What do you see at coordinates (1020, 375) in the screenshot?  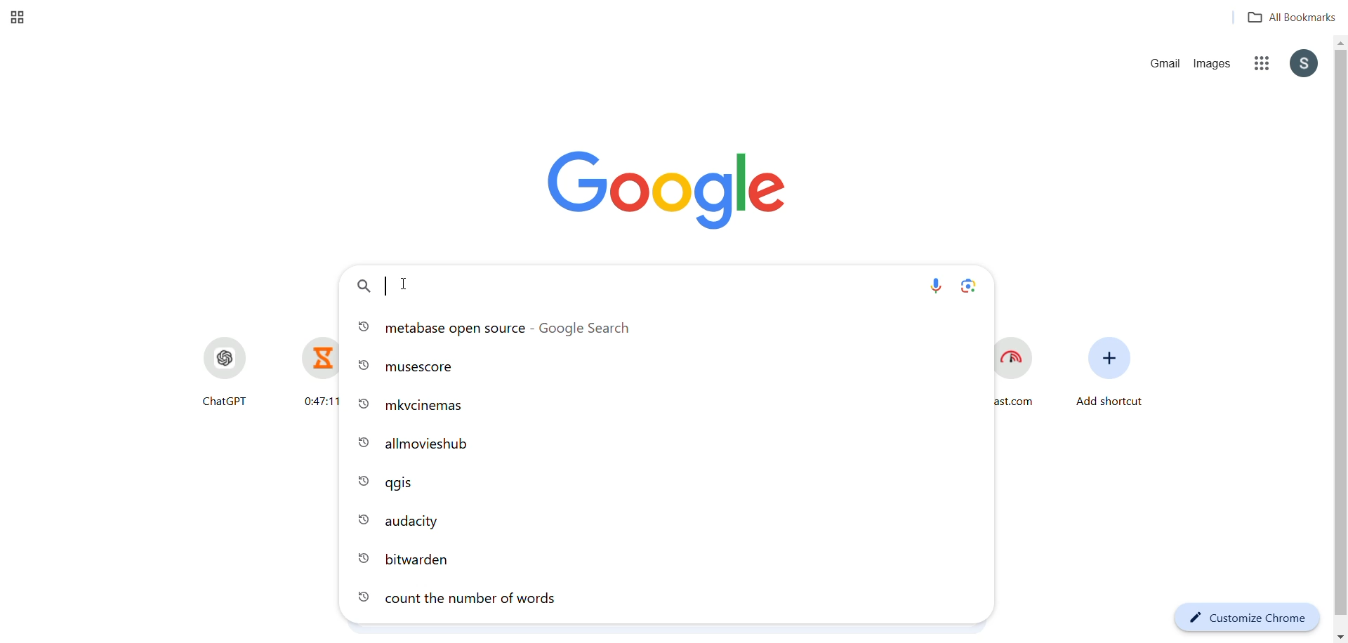 I see `Fast.com` at bounding box center [1020, 375].